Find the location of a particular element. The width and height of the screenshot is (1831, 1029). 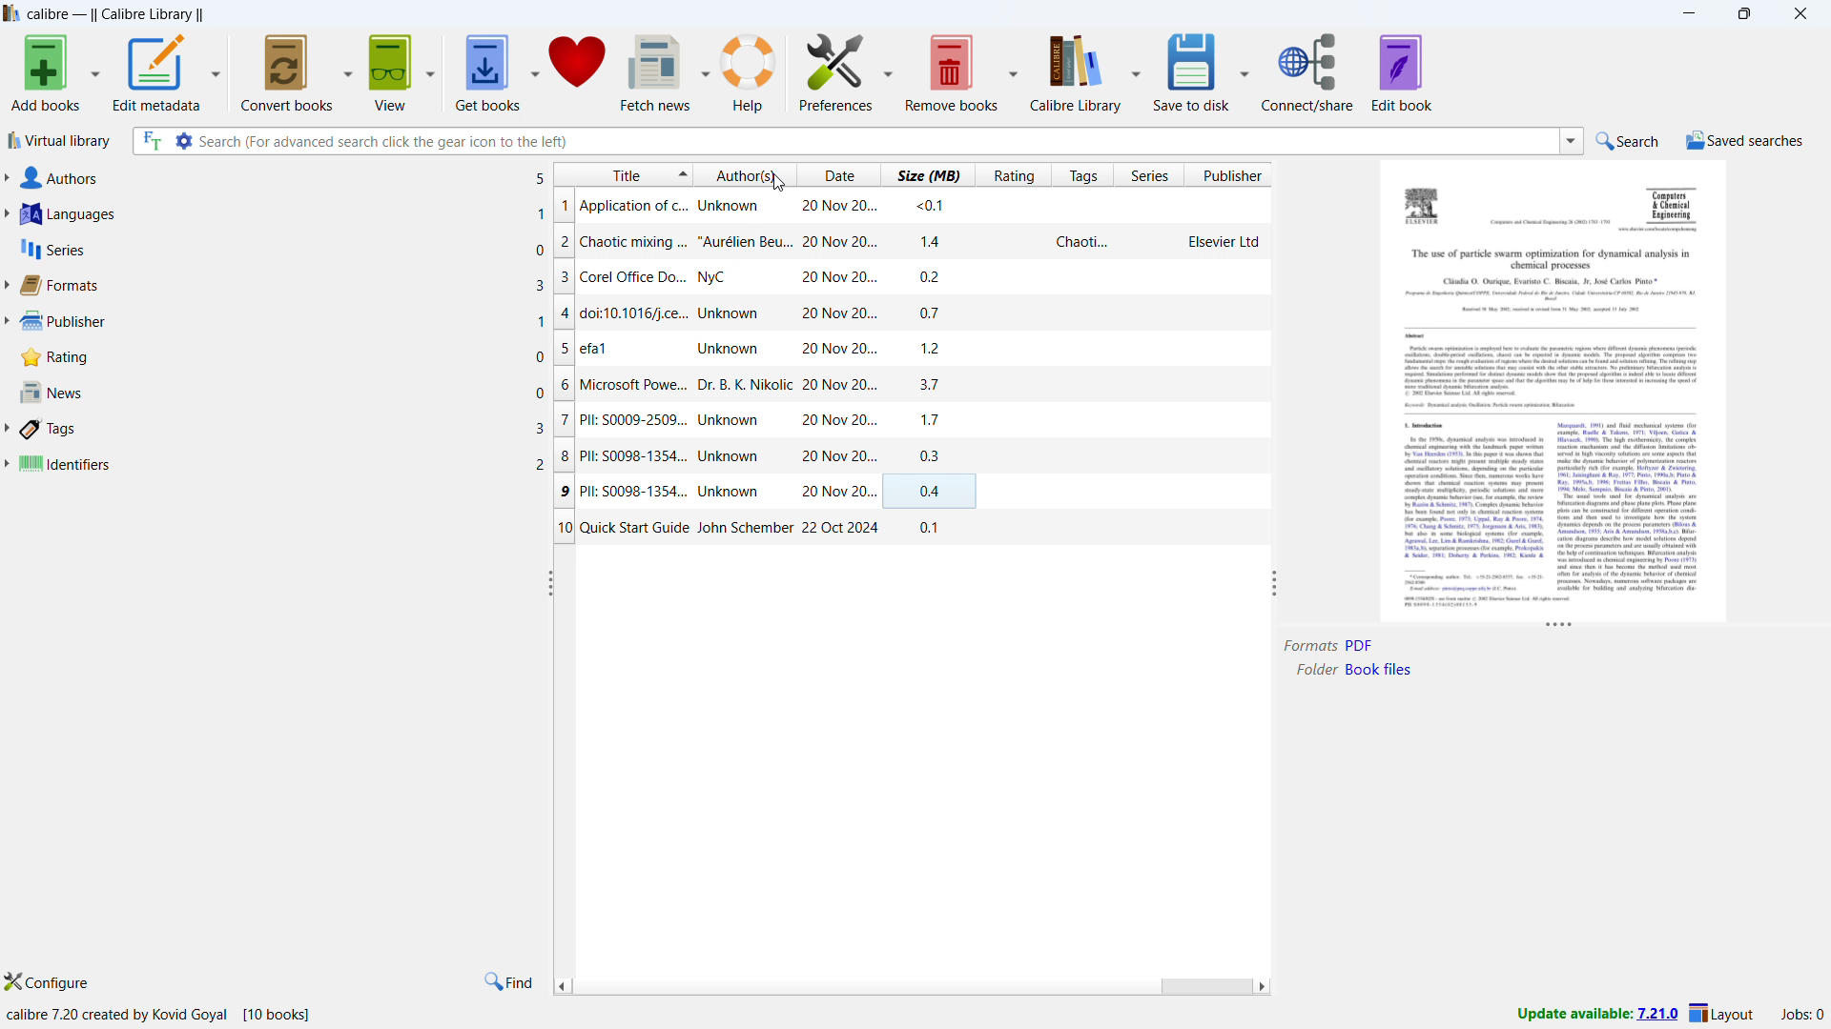

tags is located at coordinates (282, 430).